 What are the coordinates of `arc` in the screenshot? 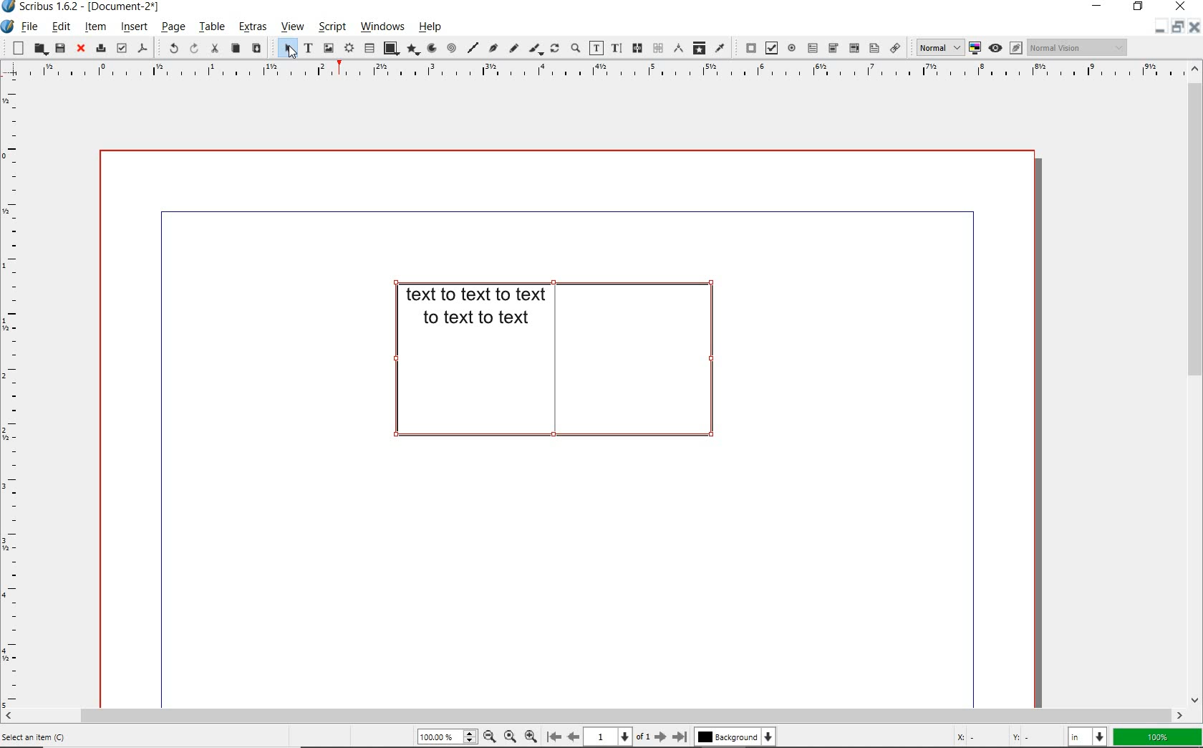 It's located at (430, 49).